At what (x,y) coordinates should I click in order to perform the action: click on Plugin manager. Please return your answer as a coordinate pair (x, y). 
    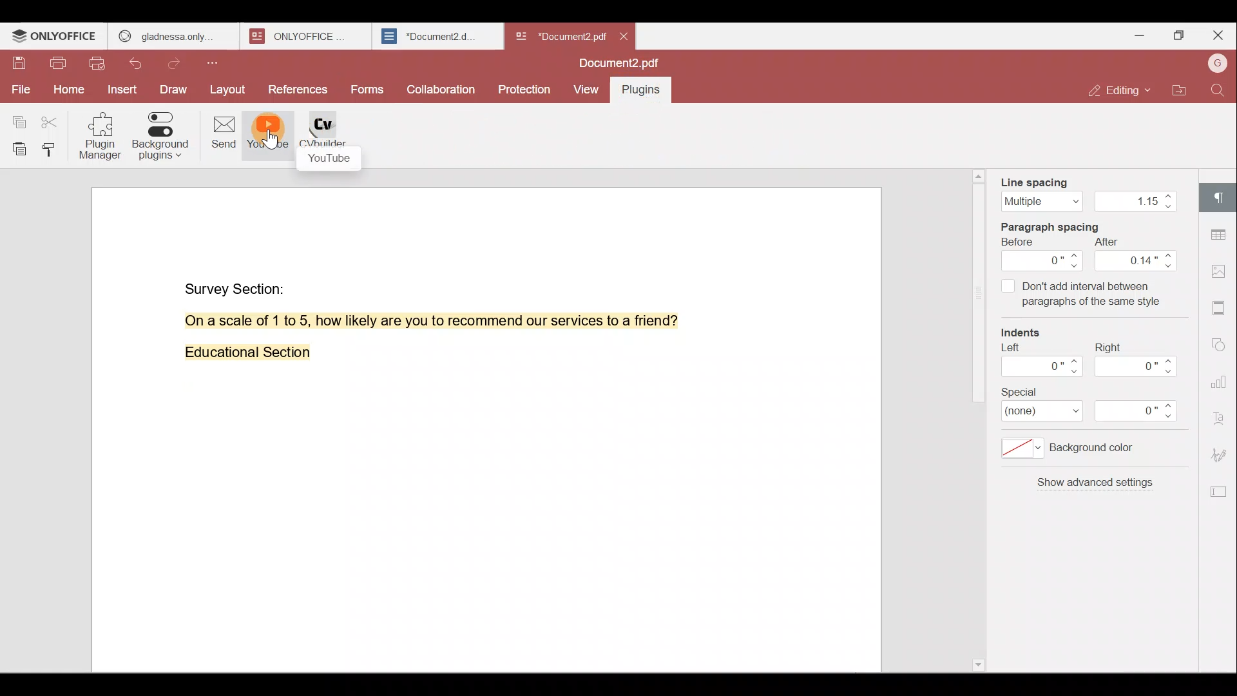
    Looking at the image, I should click on (103, 140).